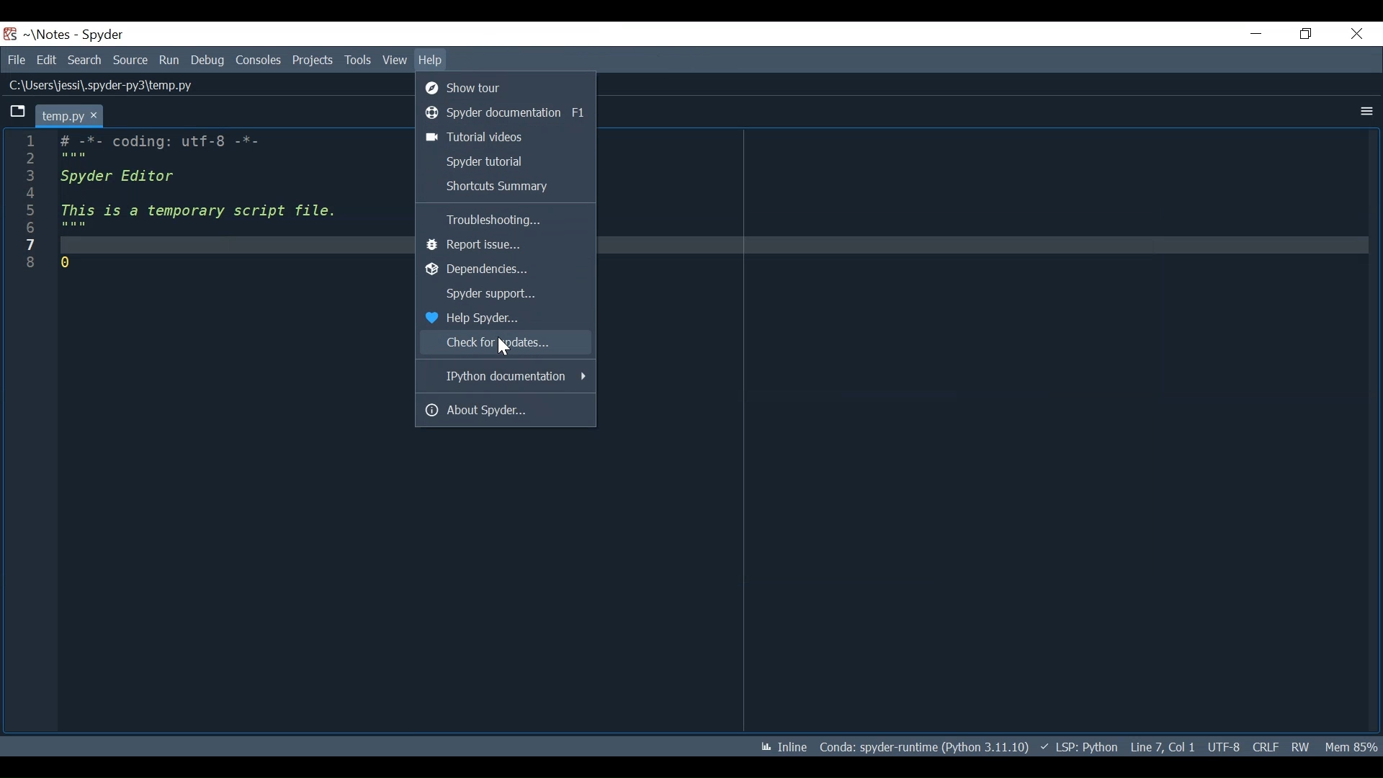 The image size is (1383, 778). I want to click on -*- coding: utf-8 -*-spyder Editor this is a temporary script file., so click(200, 202).